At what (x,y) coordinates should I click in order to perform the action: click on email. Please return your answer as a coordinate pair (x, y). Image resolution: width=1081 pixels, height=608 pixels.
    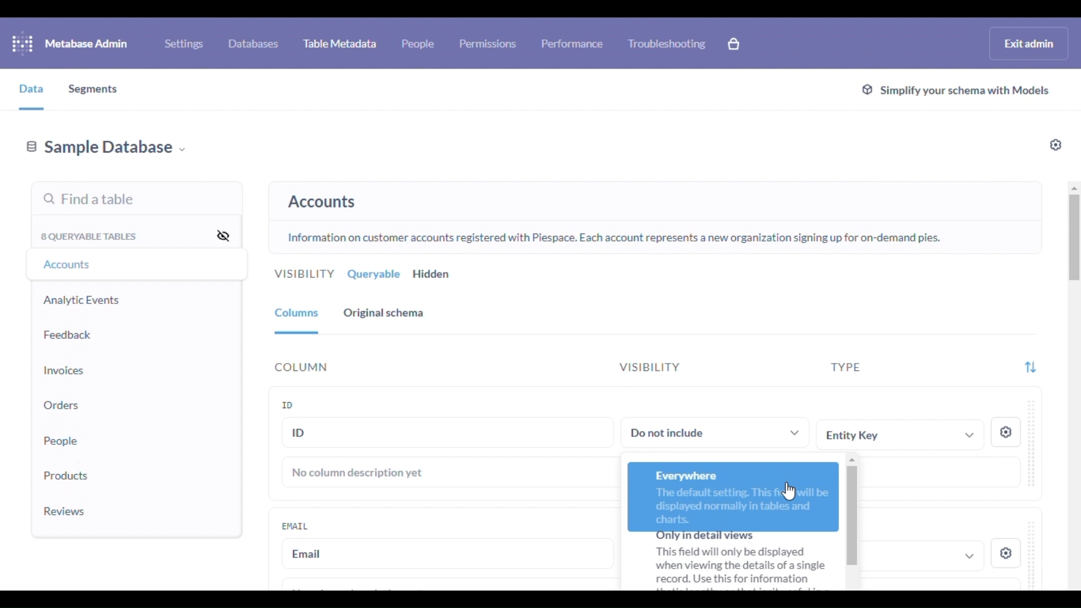
    Looking at the image, I should click on (448, 554).